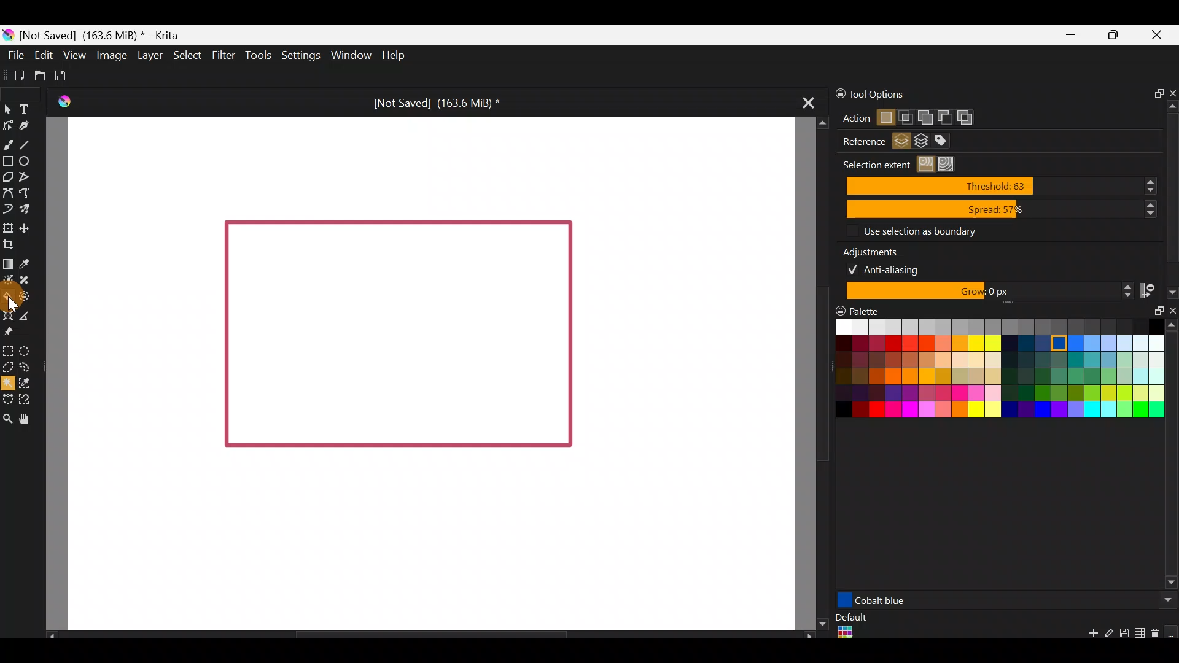  Describe the element at coordinates (850, 627) in the screenshot. I see `Default` at that location.